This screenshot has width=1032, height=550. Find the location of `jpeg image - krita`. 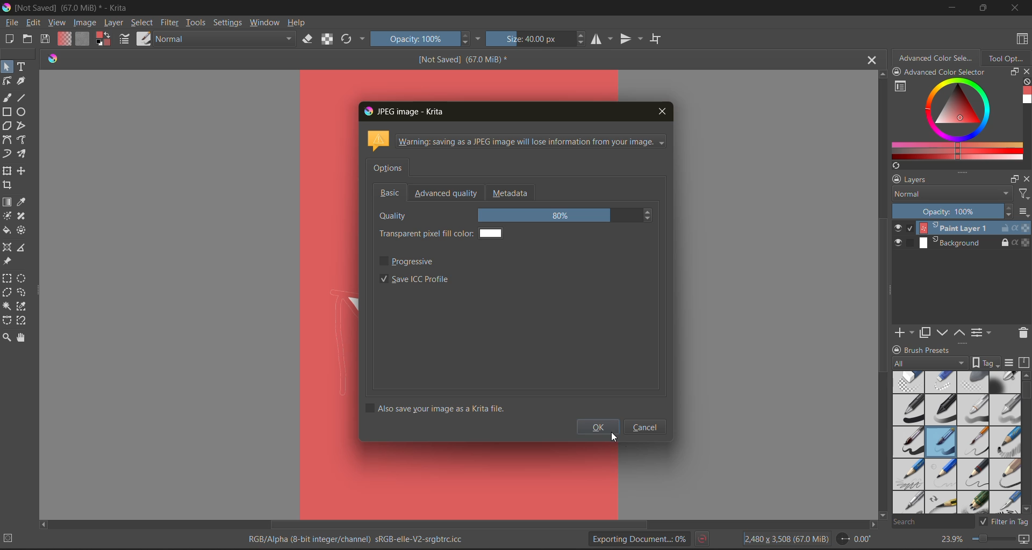

jpeg image - krita is located at coordinates (408, 112).